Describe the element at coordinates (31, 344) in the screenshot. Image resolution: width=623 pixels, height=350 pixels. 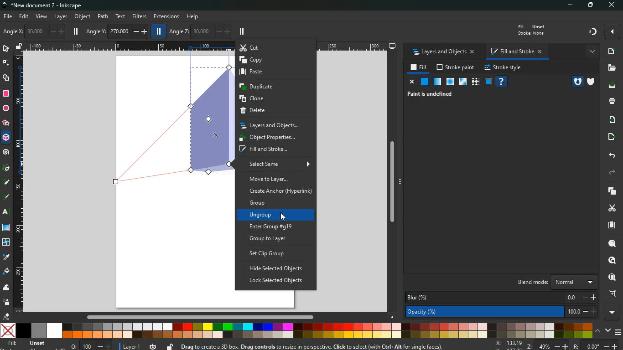
I see `fill` at that location.